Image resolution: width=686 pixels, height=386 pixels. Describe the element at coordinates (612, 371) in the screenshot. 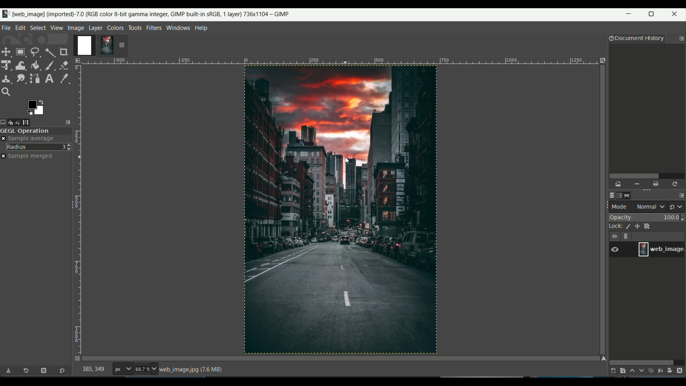

I see `create new layer` at that location.